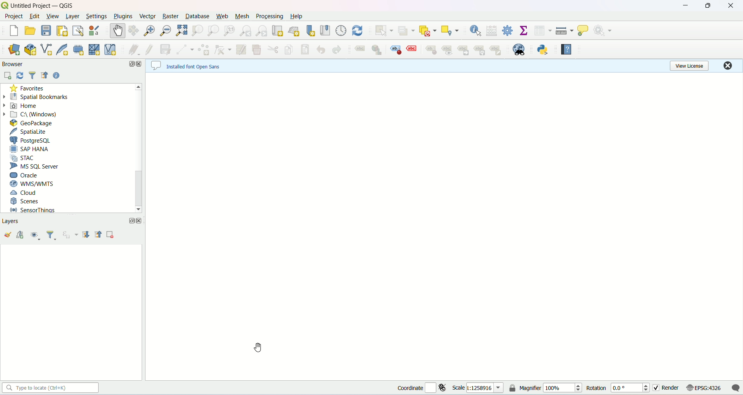  I want to click on pin/unpin labels and diagram, so click(429, 49).